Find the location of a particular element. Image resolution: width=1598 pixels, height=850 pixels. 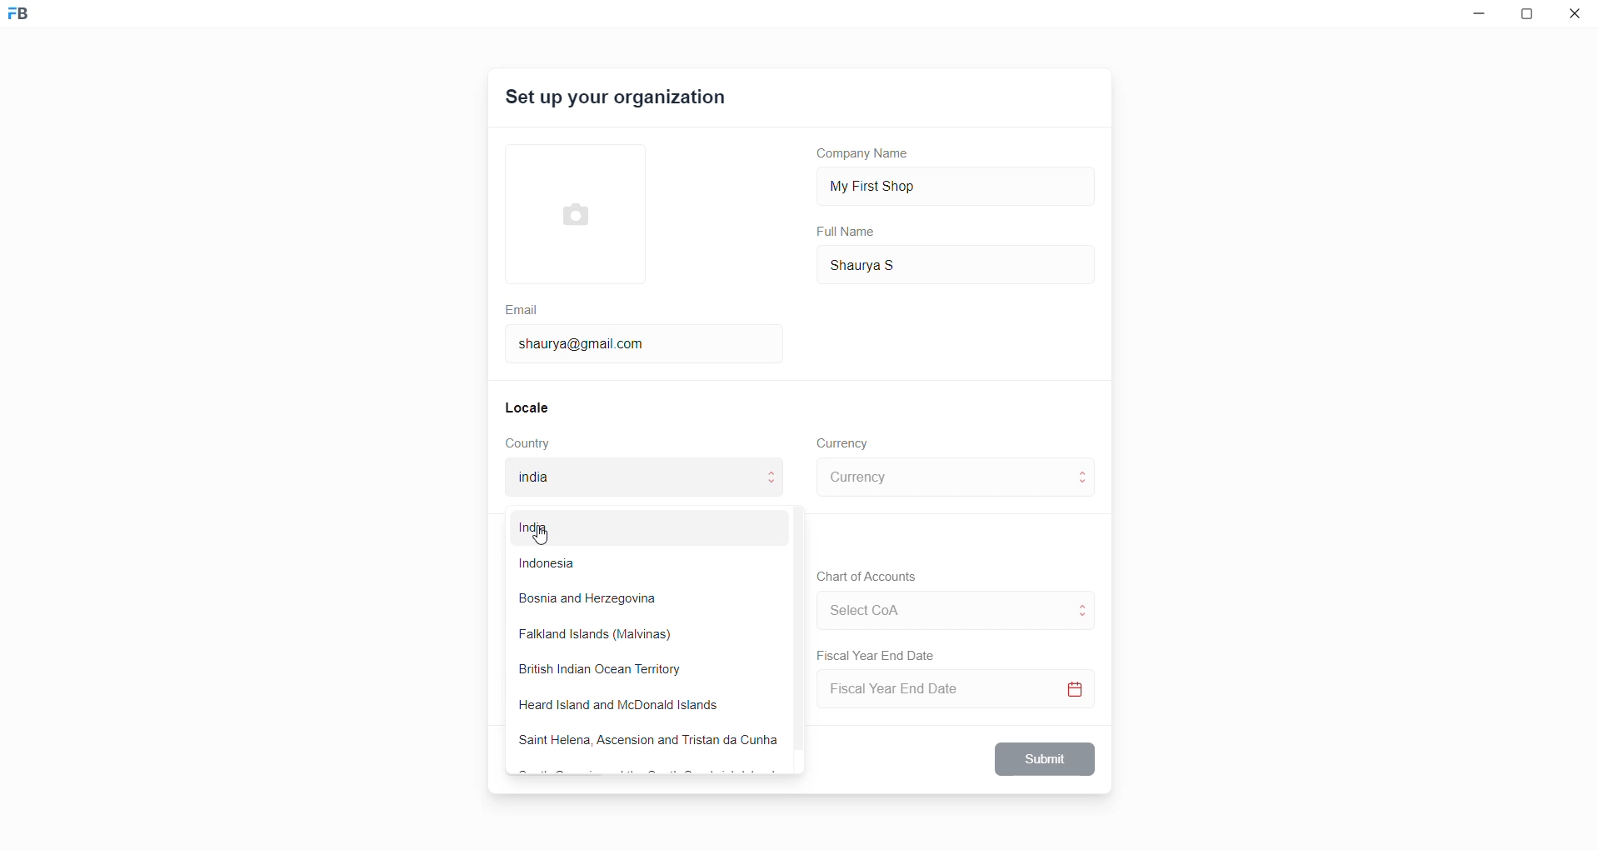

resize  is located at coordinates (1531, 17).